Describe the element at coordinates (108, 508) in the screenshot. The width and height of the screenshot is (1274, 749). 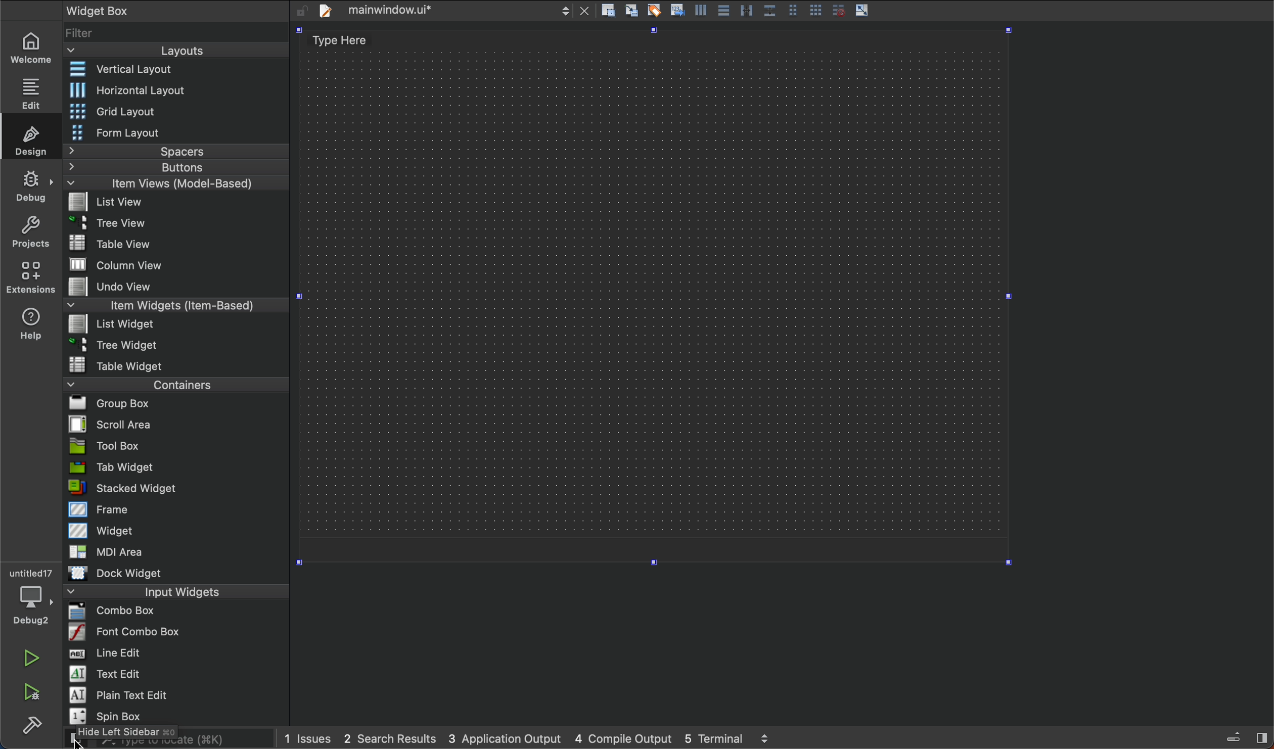
I see `Frame` at that location.